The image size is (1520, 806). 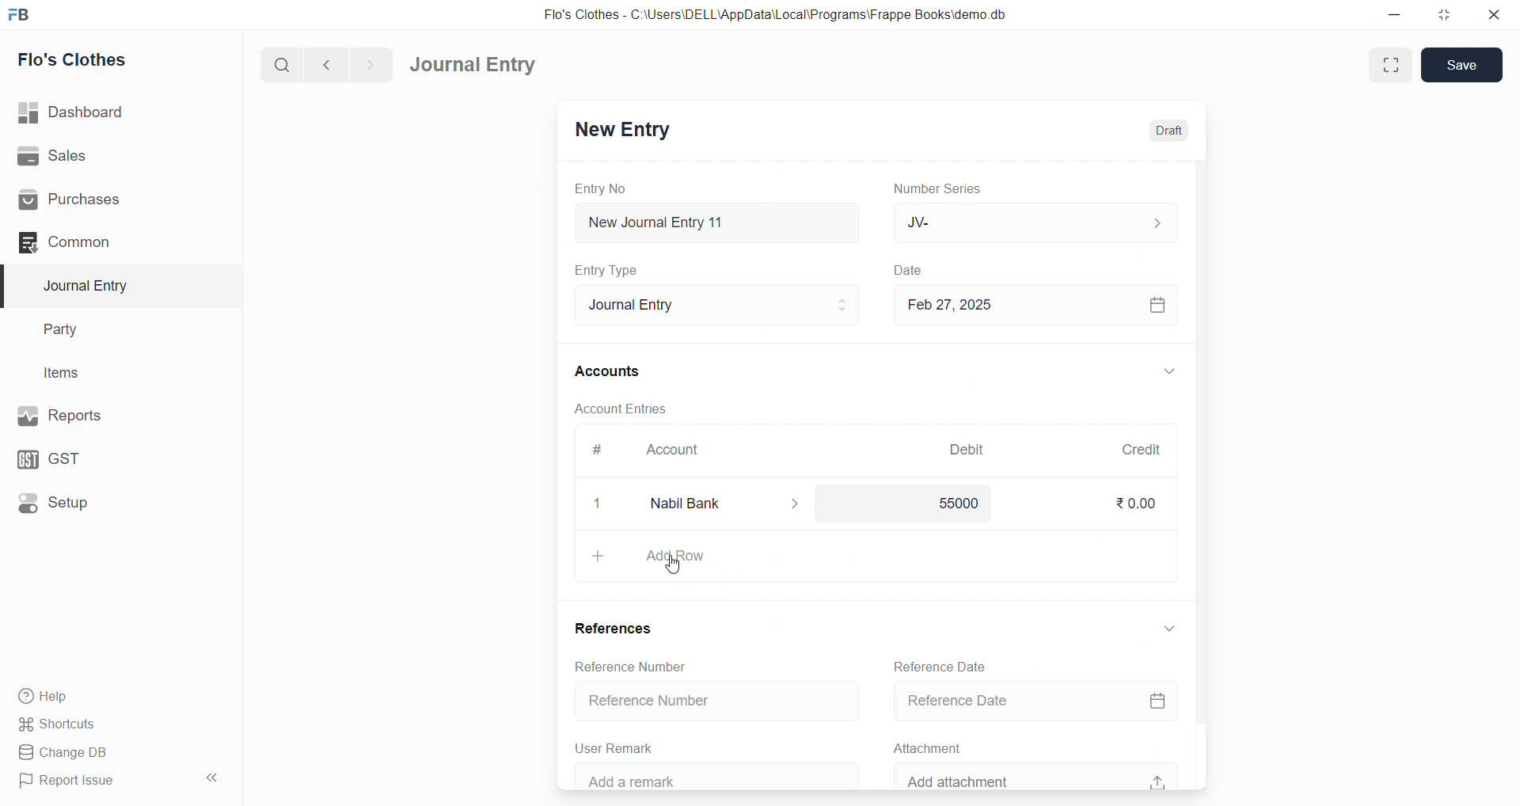 What do you see at coordinates (96, 725) in the screenshot?
I see `Shortcuts` at bounding box center [96, 725].